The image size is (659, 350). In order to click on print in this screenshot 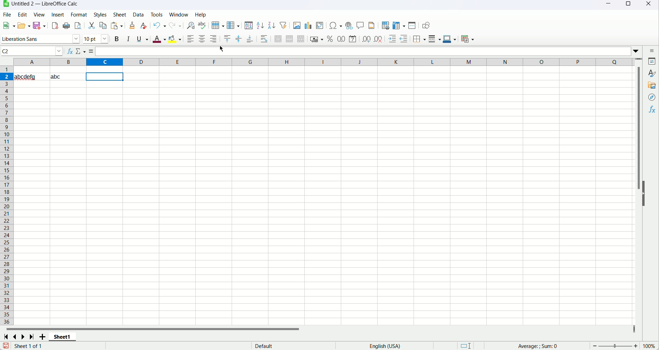, I will do `click(66, 26)`.